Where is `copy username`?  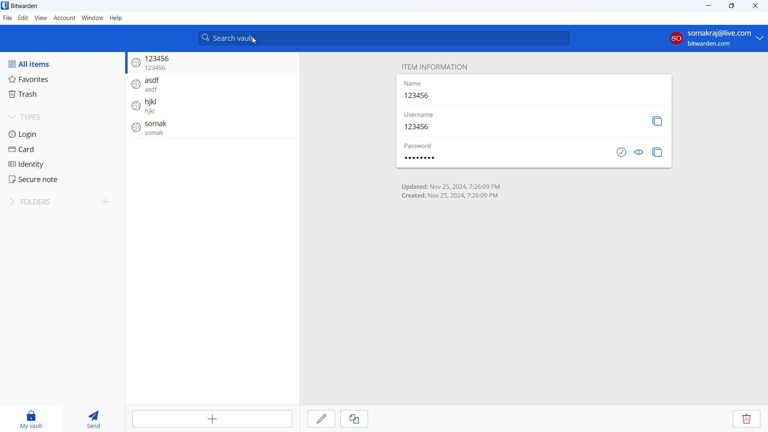
copy username is located at coordinates (657, 121).